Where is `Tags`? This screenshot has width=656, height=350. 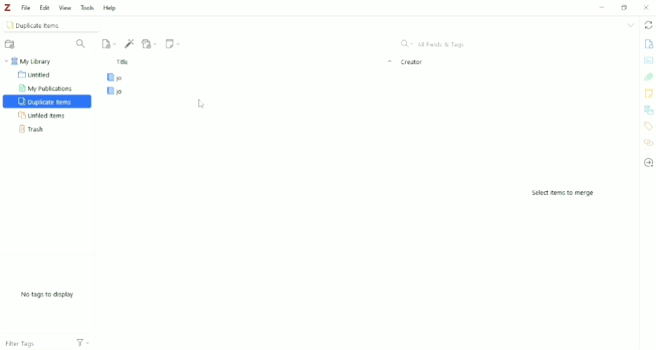 Tags is located at coordinates (648, 126).